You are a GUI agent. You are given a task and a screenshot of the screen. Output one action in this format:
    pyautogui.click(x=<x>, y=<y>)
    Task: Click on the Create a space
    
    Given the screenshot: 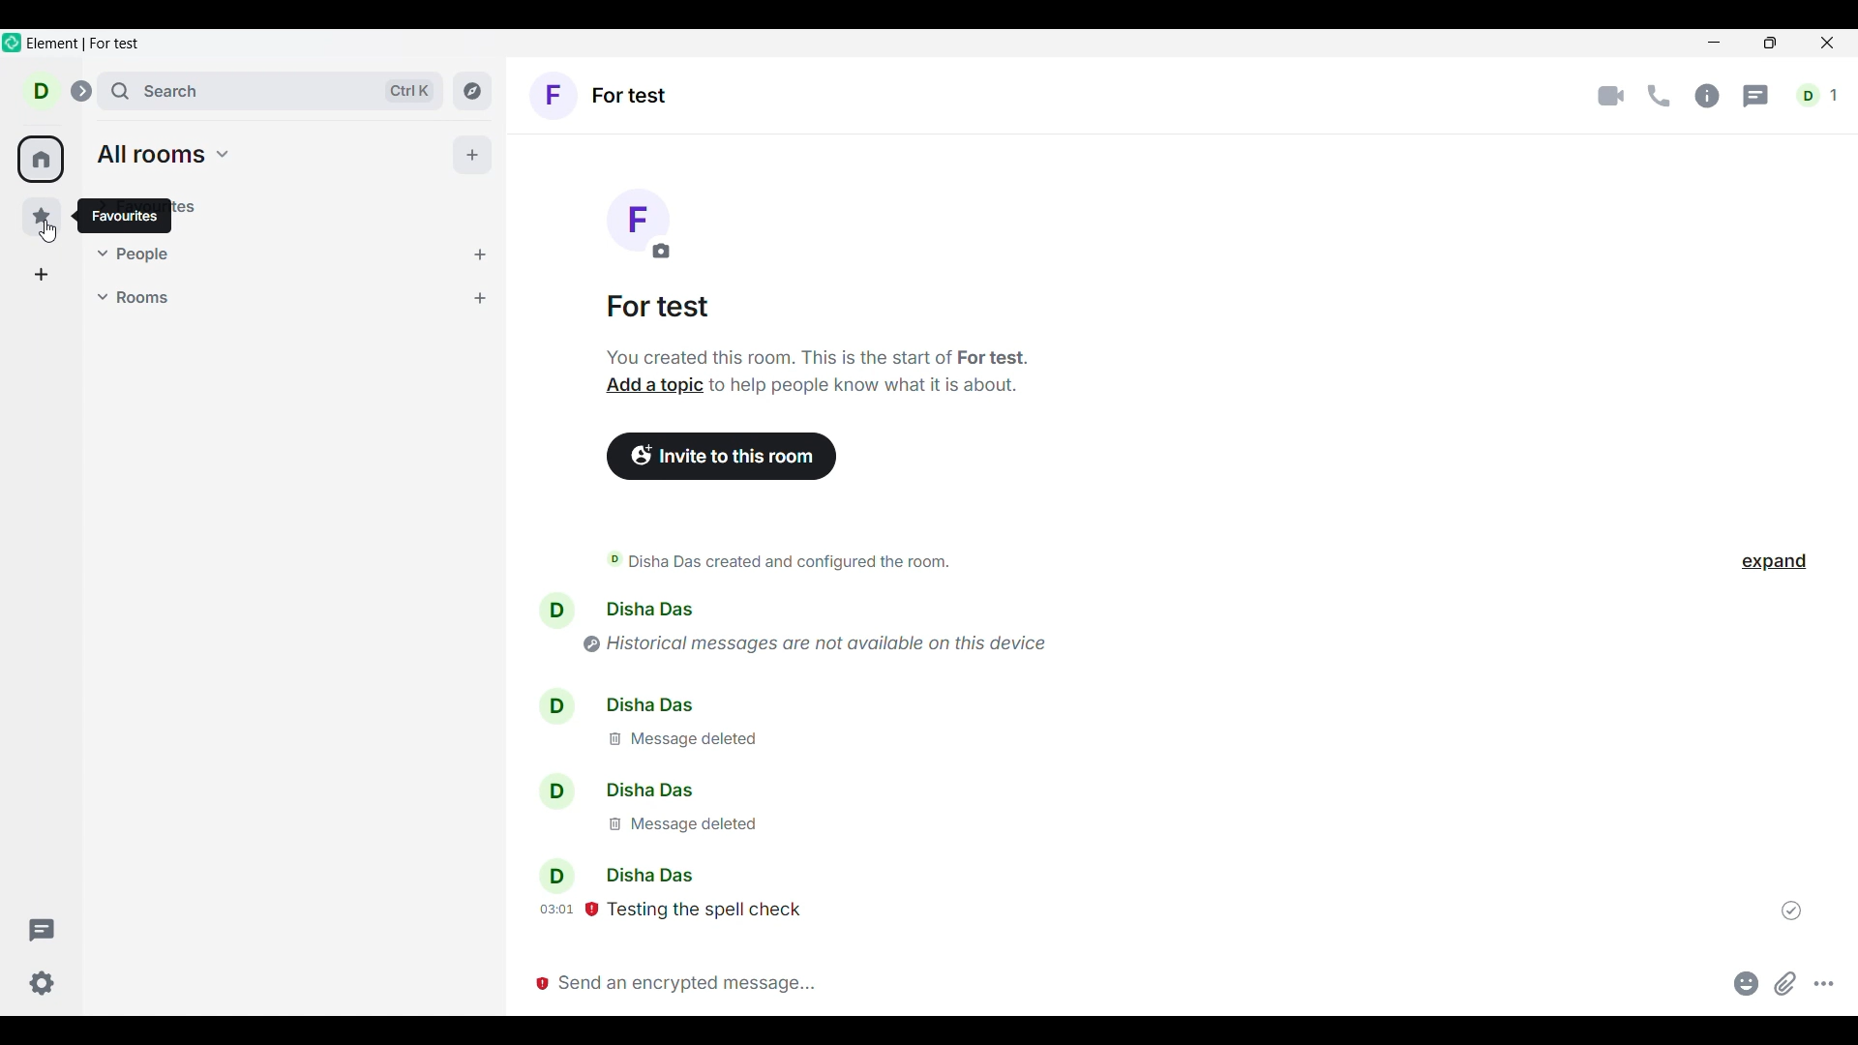 What is the action you would take?
    pyautogui.click(x=41, y=275)
    